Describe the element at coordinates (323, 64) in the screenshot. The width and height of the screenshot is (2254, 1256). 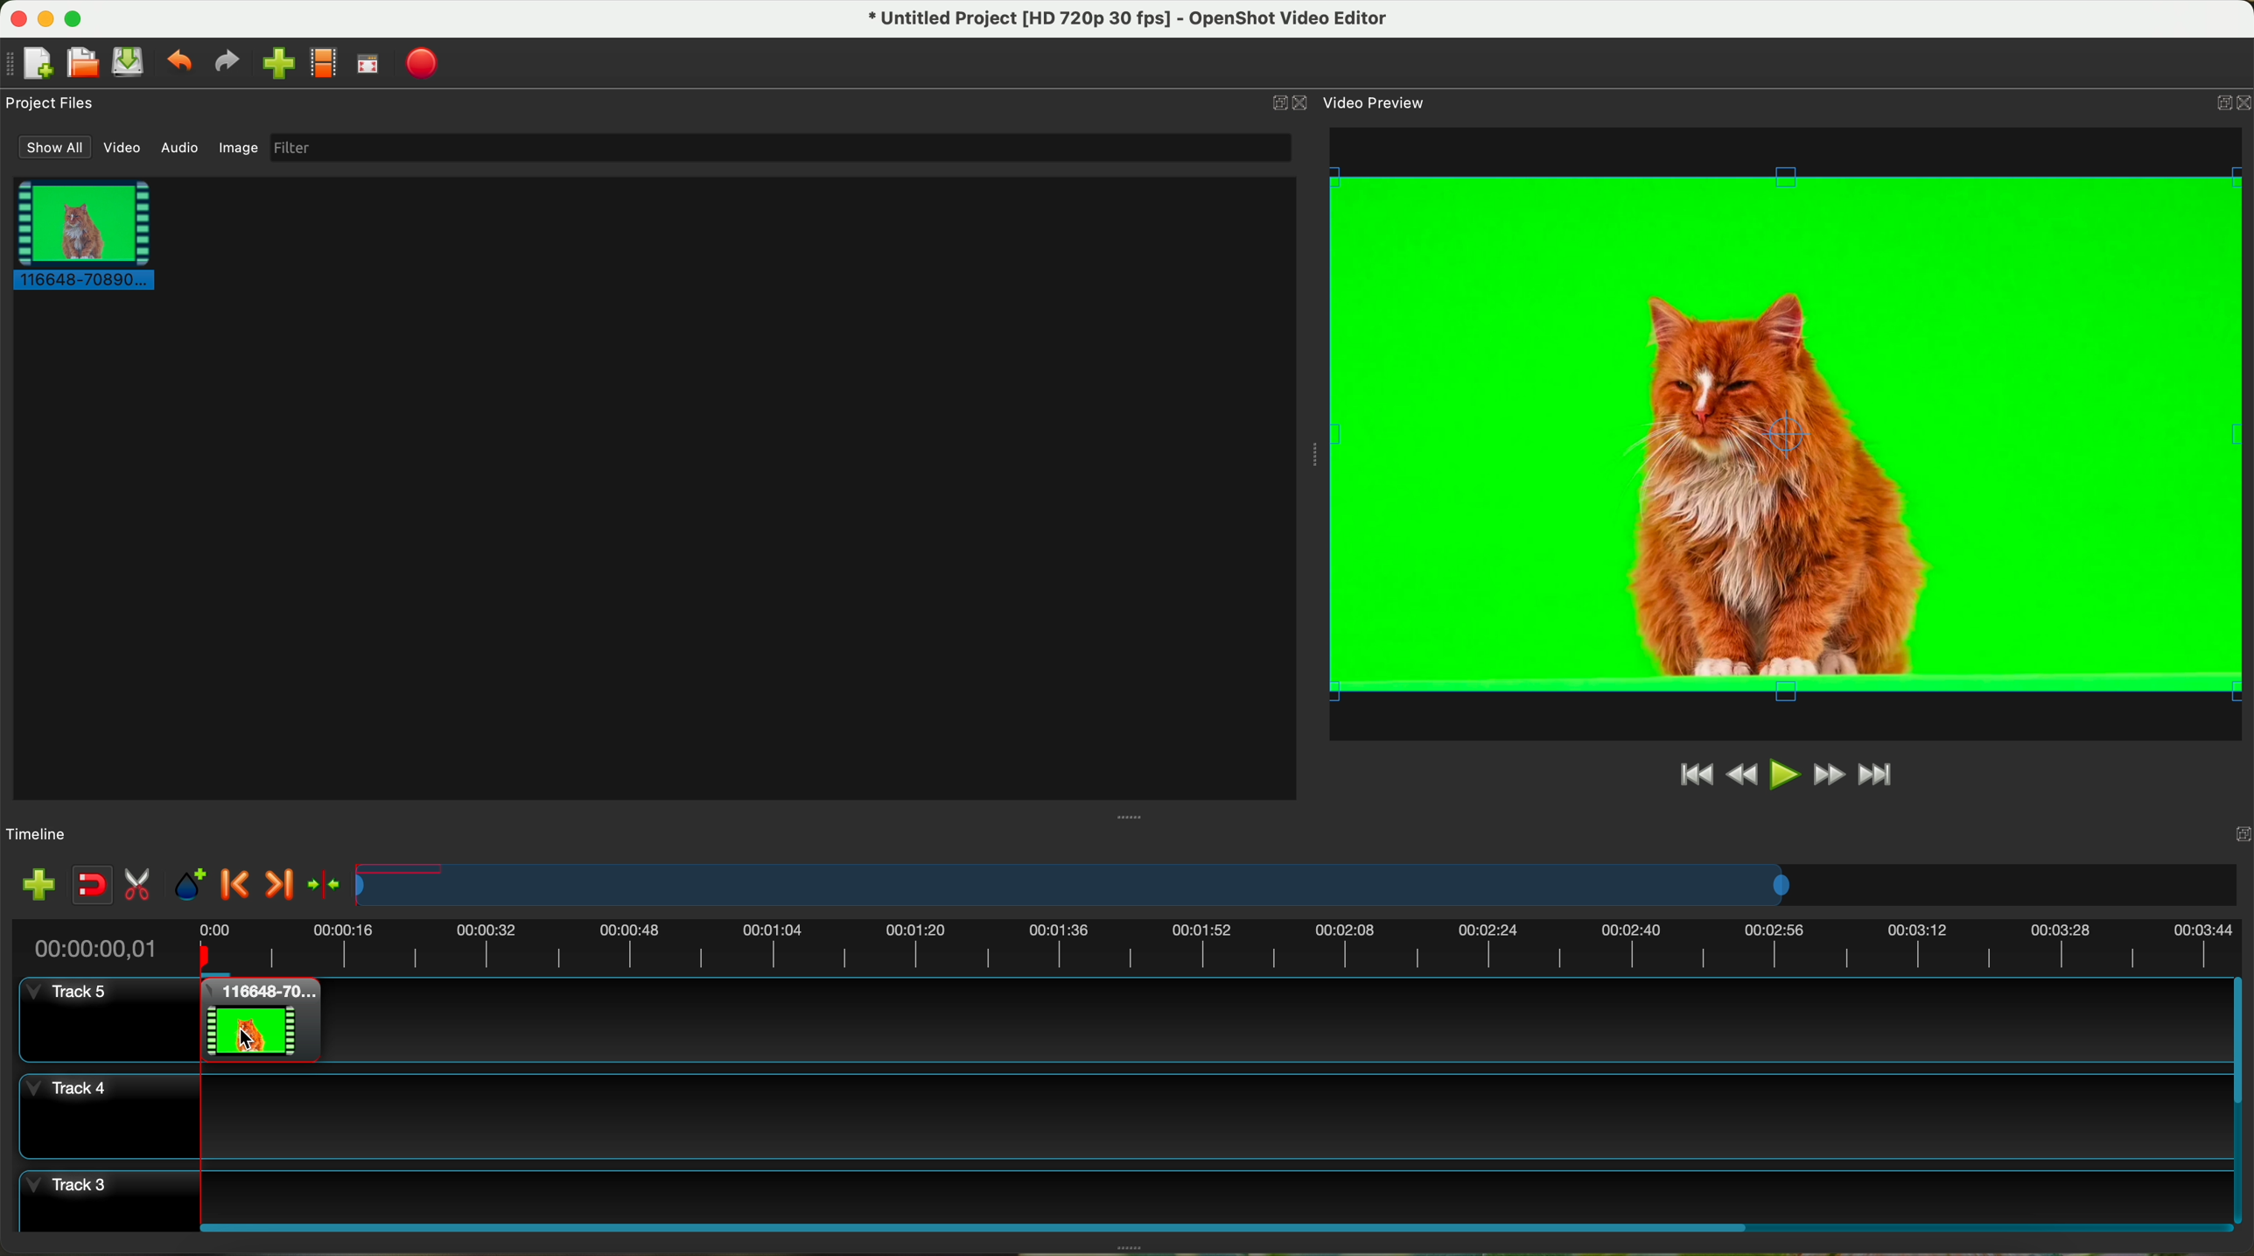
I see `choose profile` at that location.